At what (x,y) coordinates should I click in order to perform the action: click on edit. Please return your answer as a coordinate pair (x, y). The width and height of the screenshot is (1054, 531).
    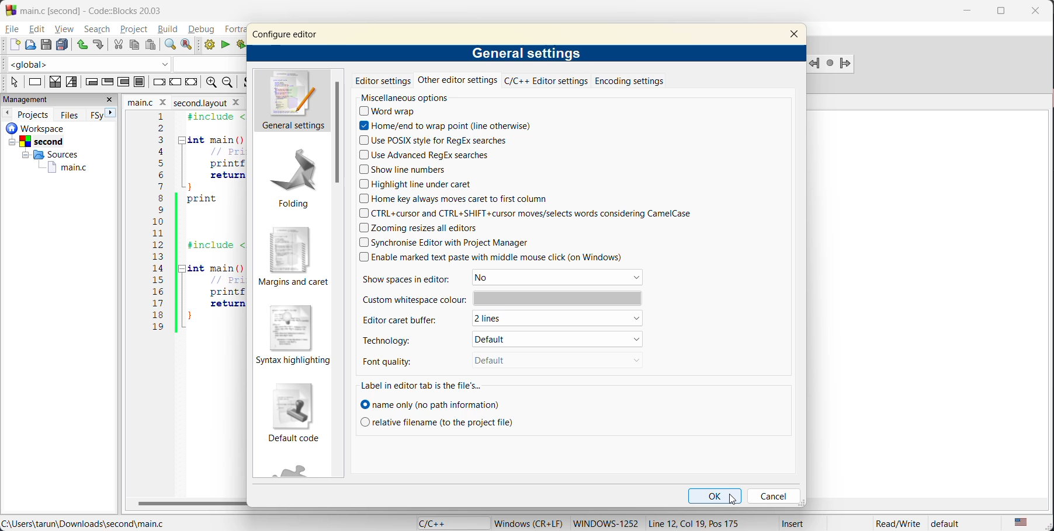
    Looking at the image, I should click on (37, 30).